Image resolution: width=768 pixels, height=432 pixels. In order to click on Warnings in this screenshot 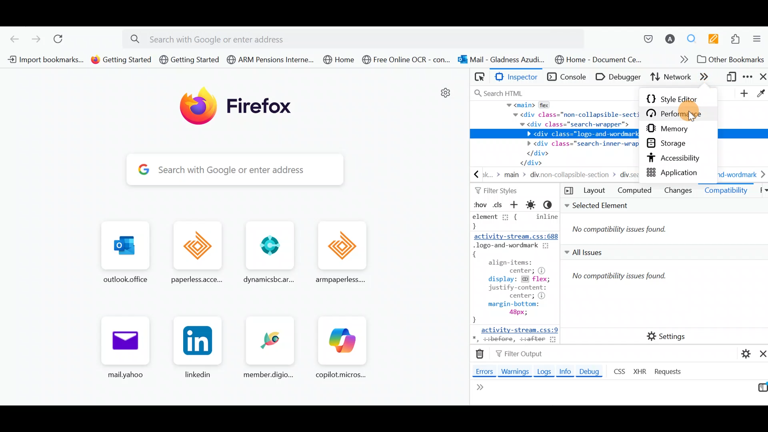, I will do `click(516, 372)`.